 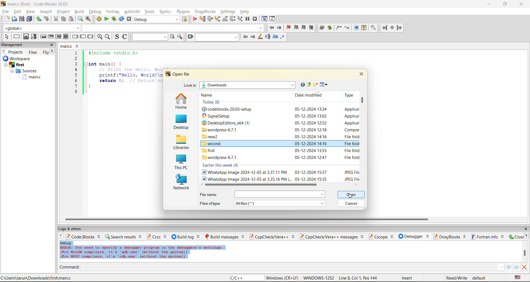 I want to click on first project, so click(x=15, y=65).